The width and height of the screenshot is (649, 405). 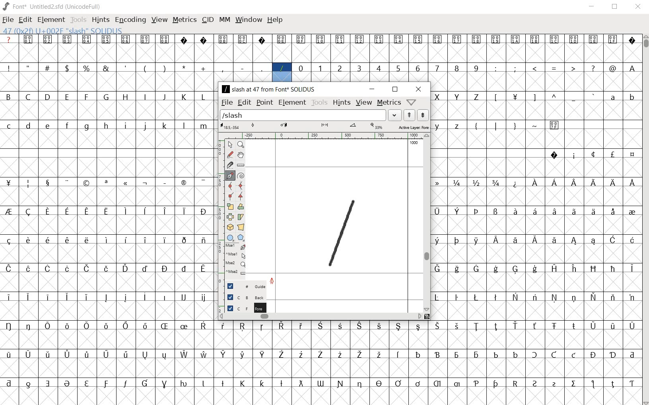 What do you see at coordinates (449, 126) in the screenshot?
I see `y z` at bounding box center [449, 126].